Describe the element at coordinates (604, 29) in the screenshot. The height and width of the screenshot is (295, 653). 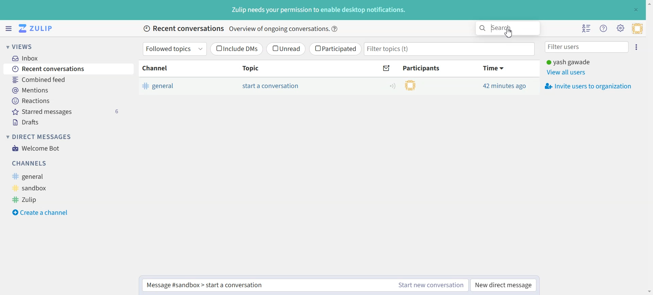
I see `Help Menu` at that location.